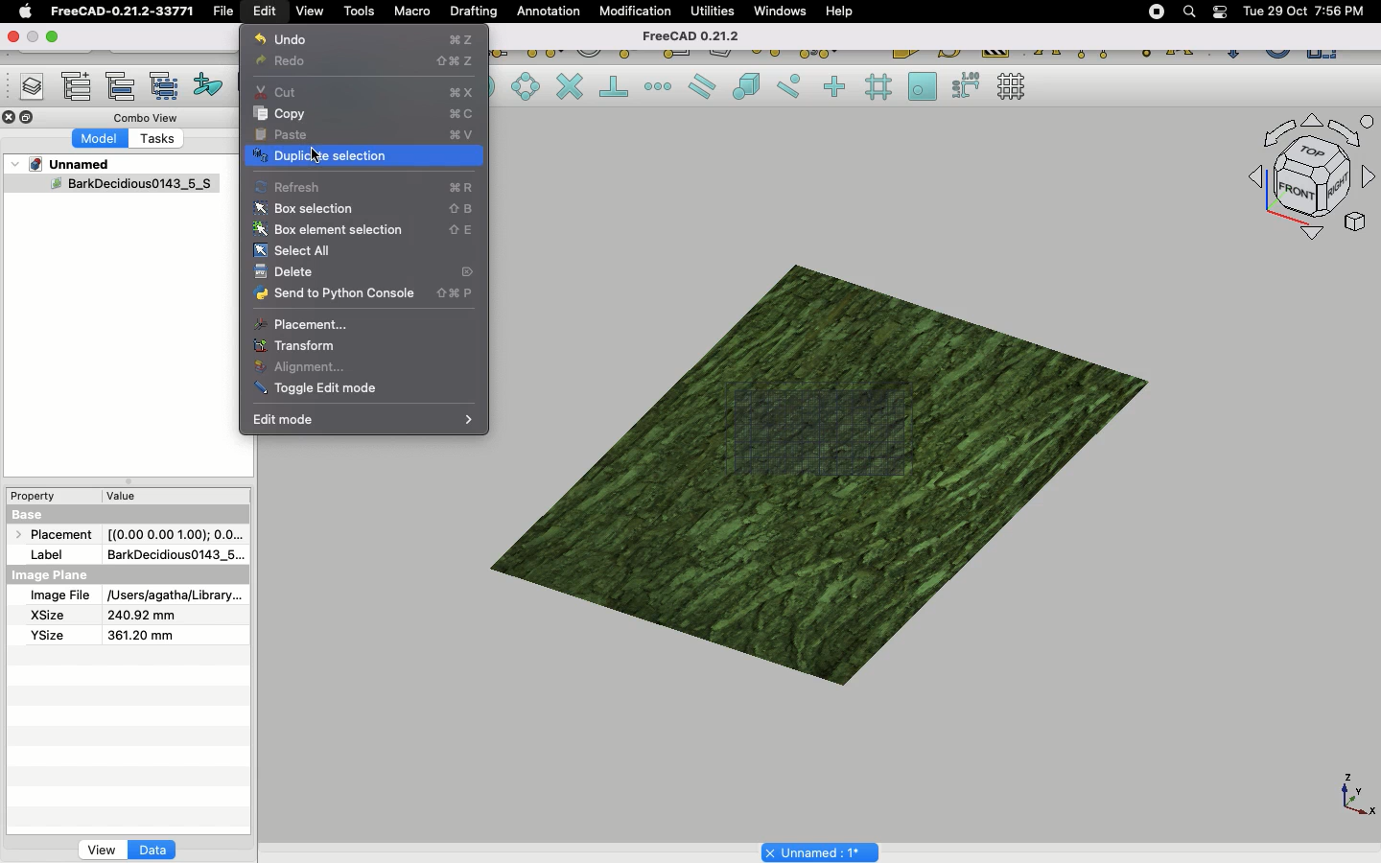  Describe the element at coordinates (57, 37) in the screenshot. I see `open` at that location.